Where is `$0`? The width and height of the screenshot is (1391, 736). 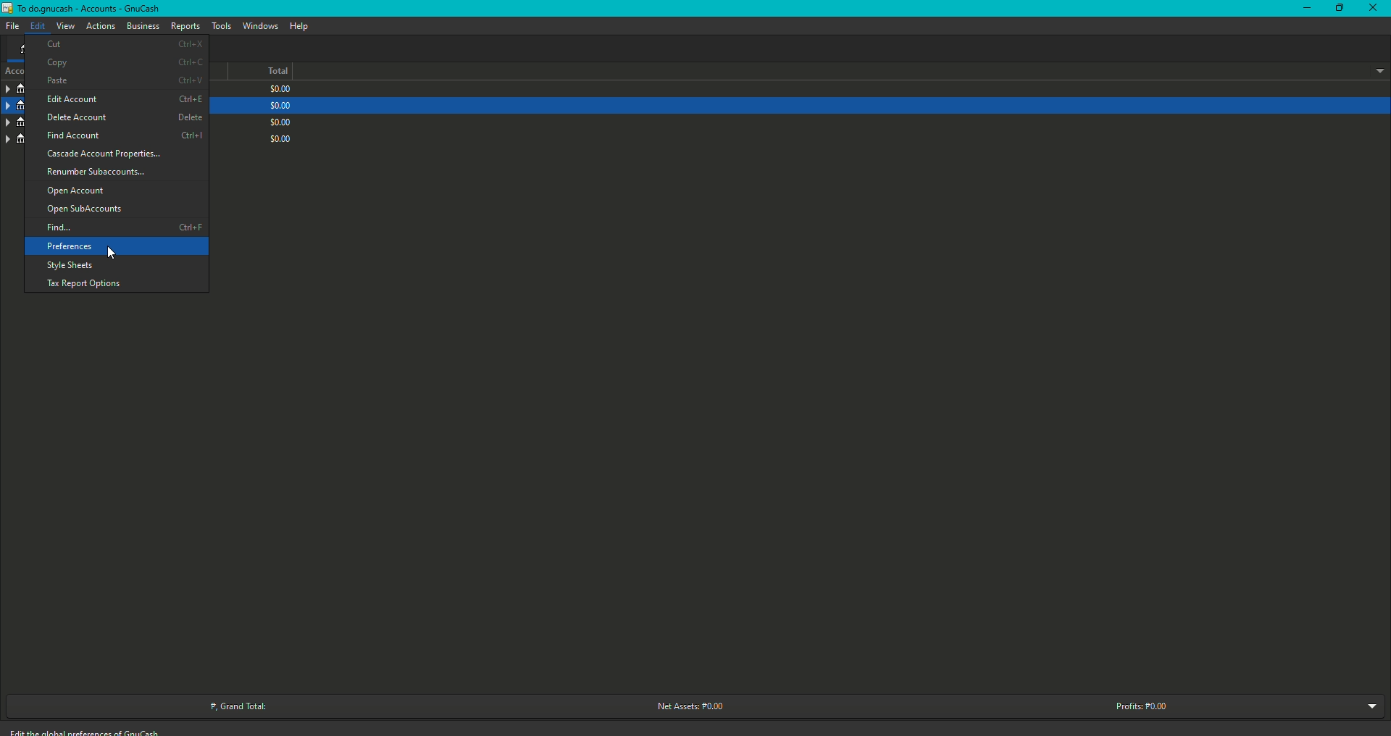
$0 is located at coordinates (279, 121).